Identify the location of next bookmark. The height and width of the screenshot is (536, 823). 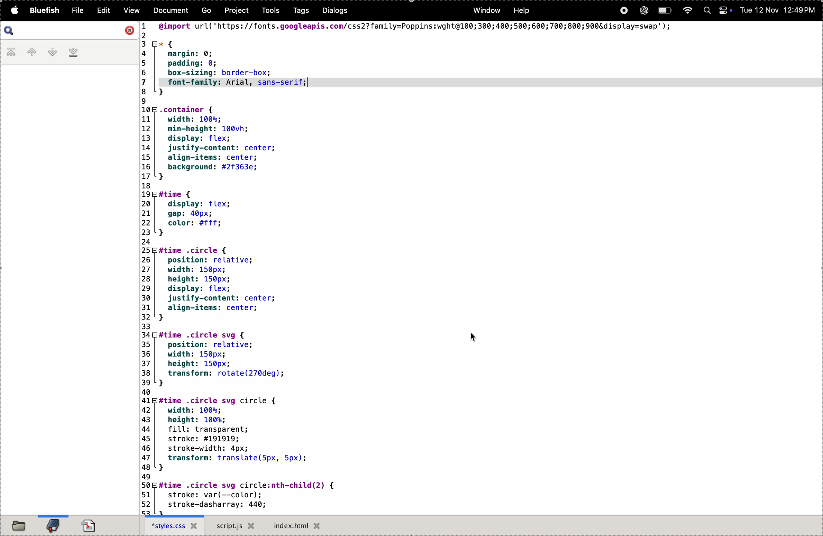
(53, 52).